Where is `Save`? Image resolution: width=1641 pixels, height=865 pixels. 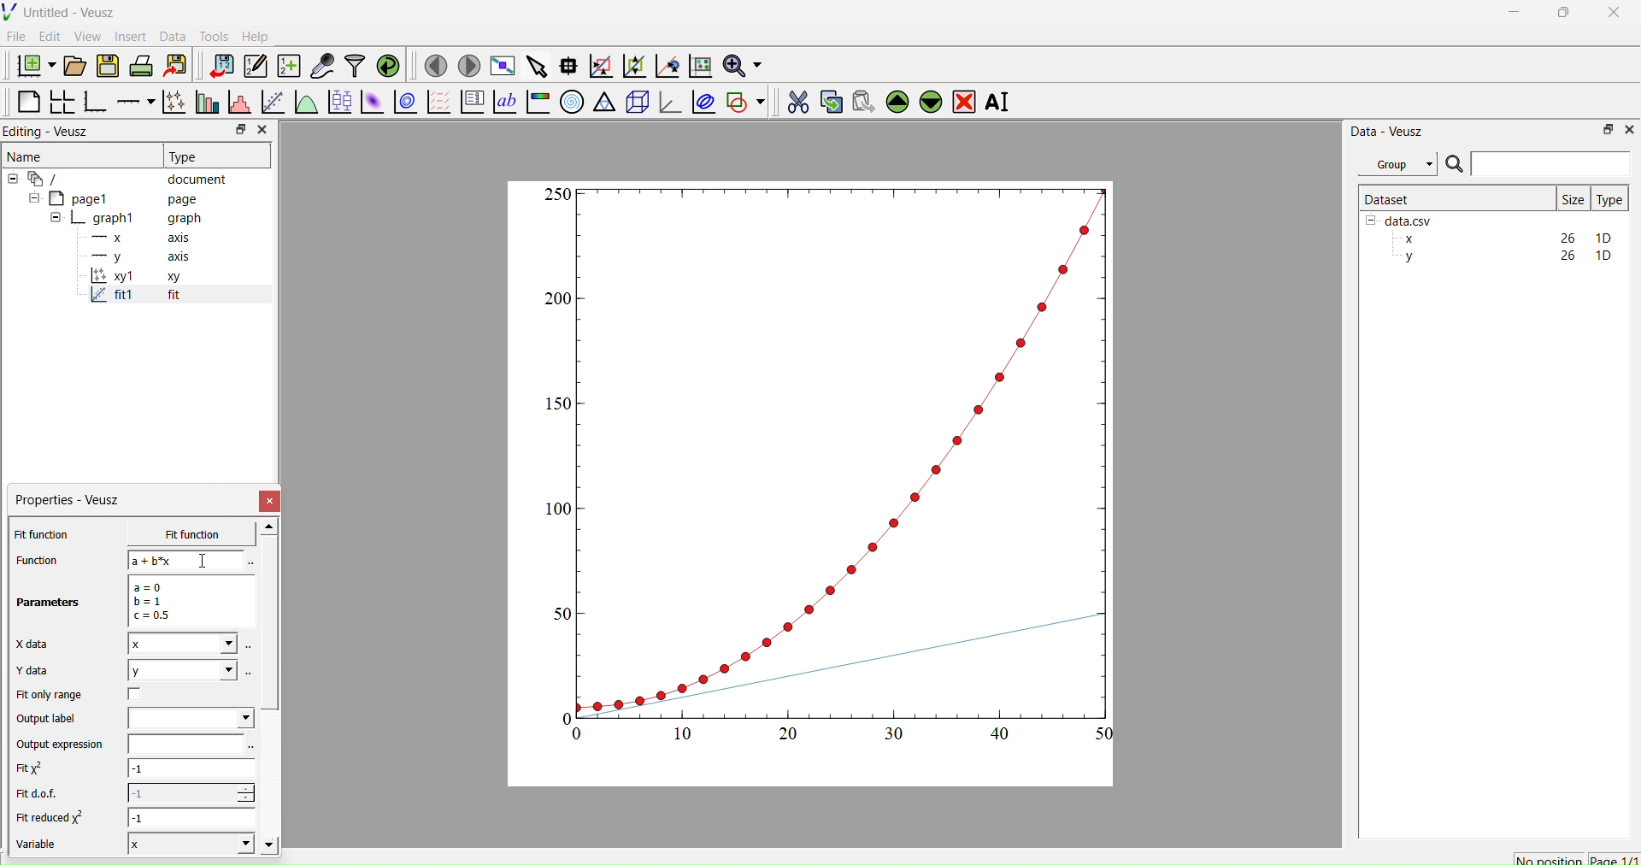
Save is located at coordinates (107, 64).